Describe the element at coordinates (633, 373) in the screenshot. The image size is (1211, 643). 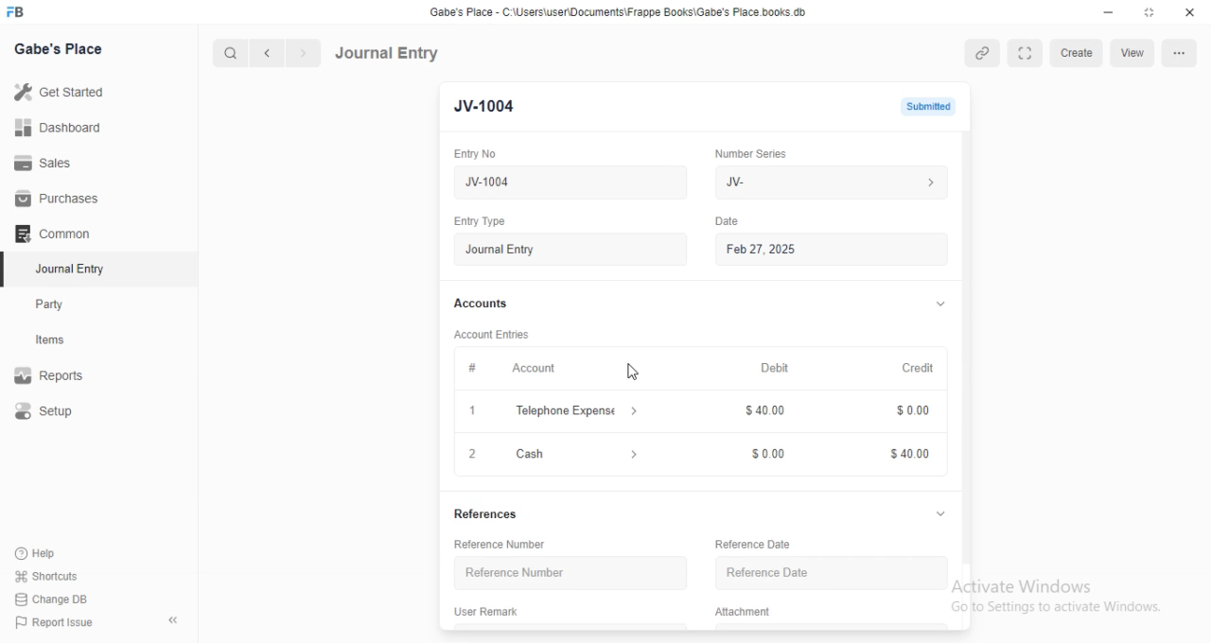
I see `cursor` at that location.